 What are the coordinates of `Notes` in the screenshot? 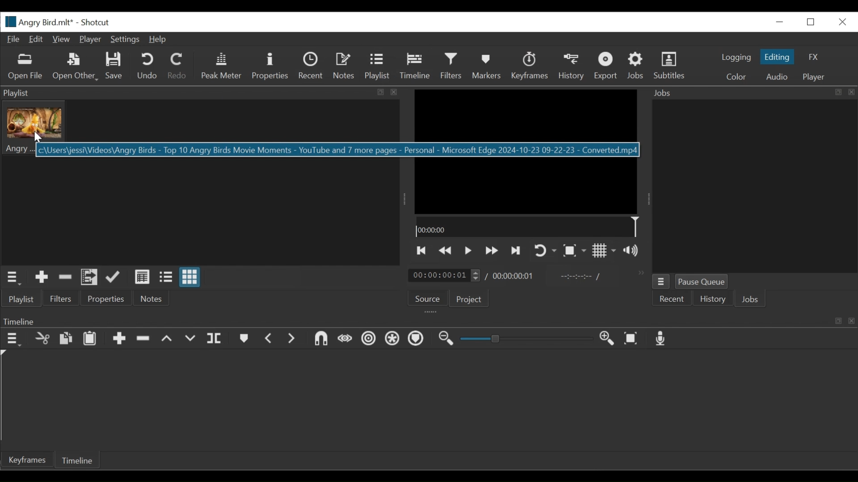 It's located at (153, 299).